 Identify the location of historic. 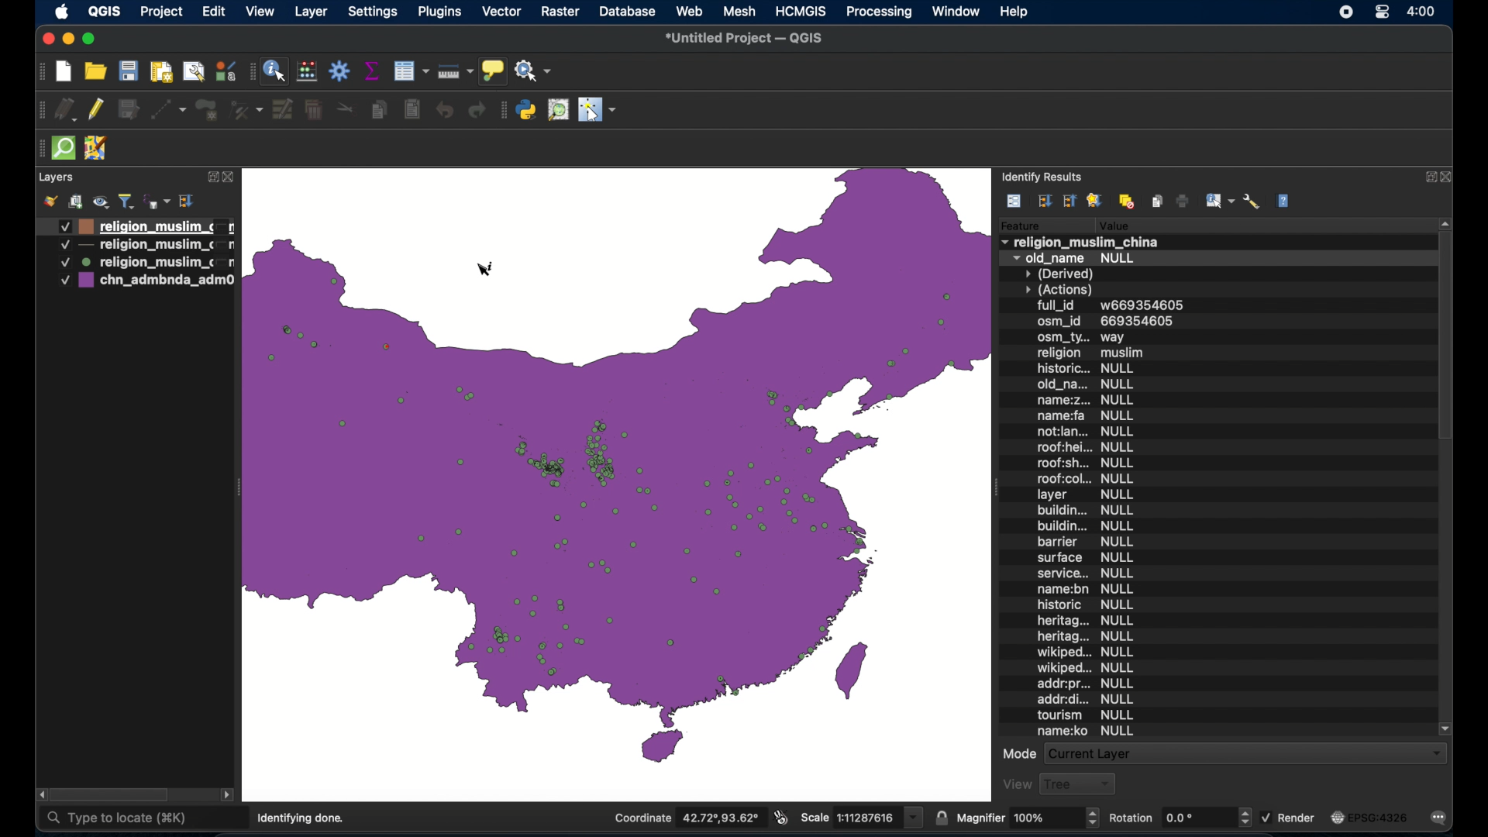
(1085, 369).